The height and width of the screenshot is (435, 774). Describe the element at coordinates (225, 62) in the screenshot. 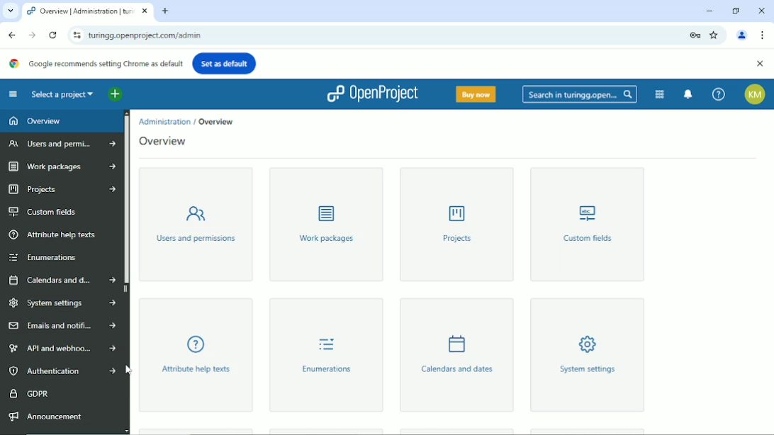

I see `Set as default ` at that location.